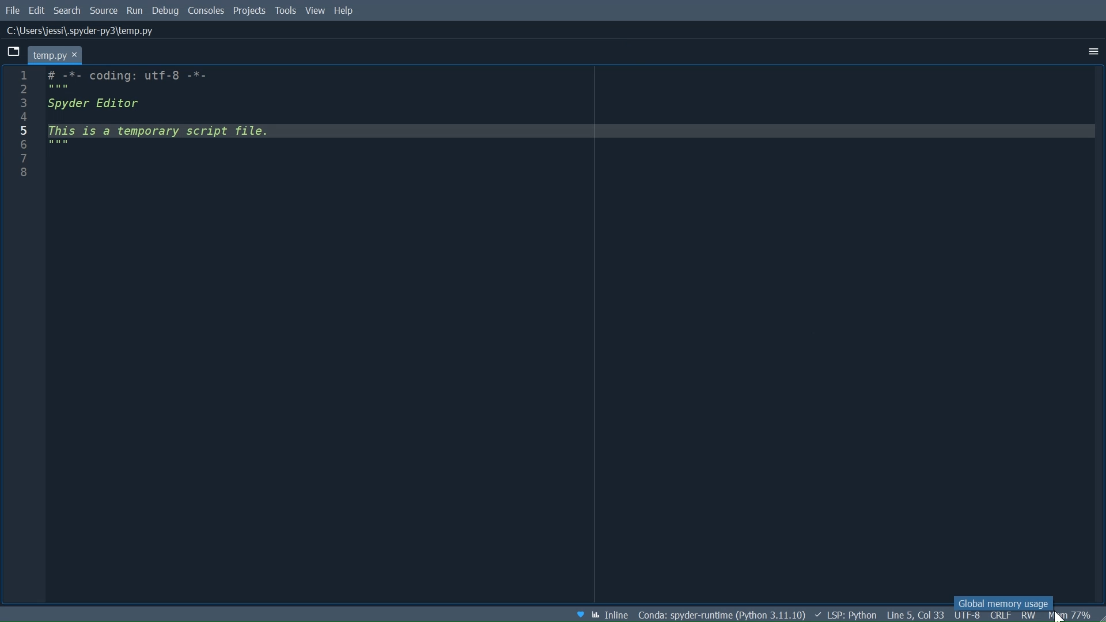  I want to click on File Encoding, so click(967, 616).